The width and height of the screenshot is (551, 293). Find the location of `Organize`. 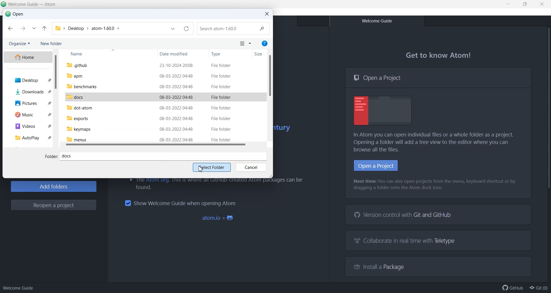

Organize is located at coordinates (19, 44).